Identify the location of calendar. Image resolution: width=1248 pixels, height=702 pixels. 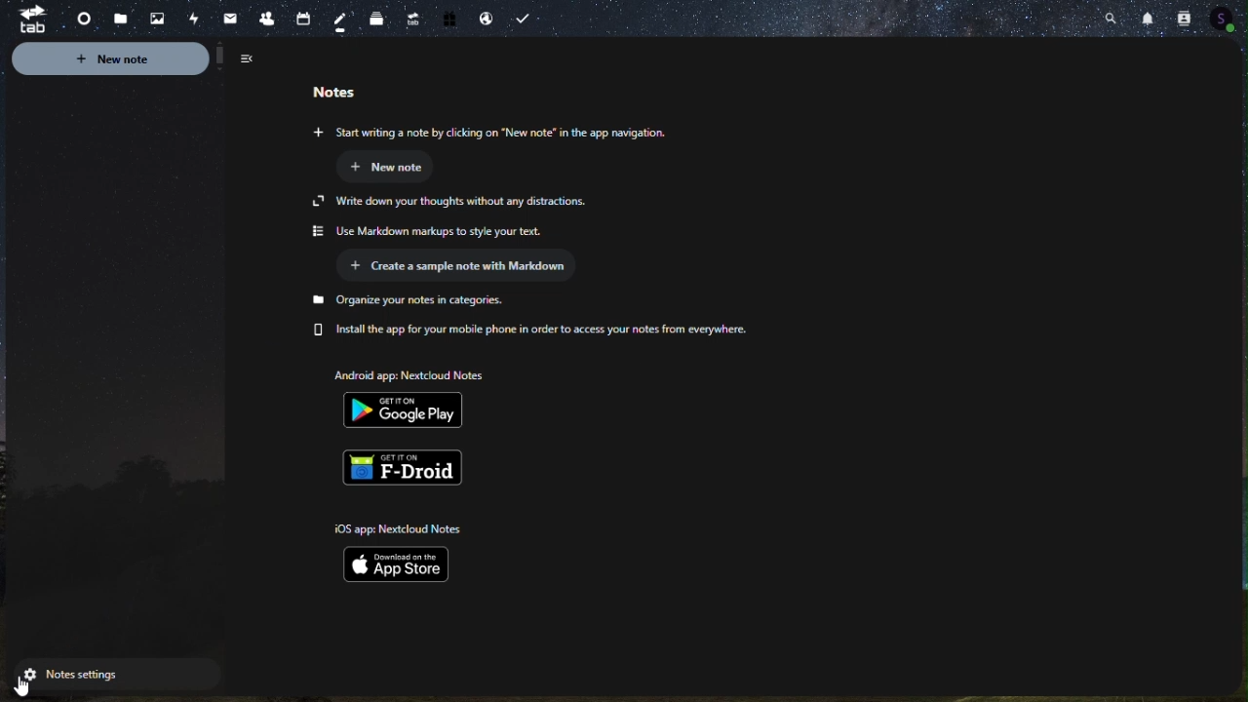
(302, 14).